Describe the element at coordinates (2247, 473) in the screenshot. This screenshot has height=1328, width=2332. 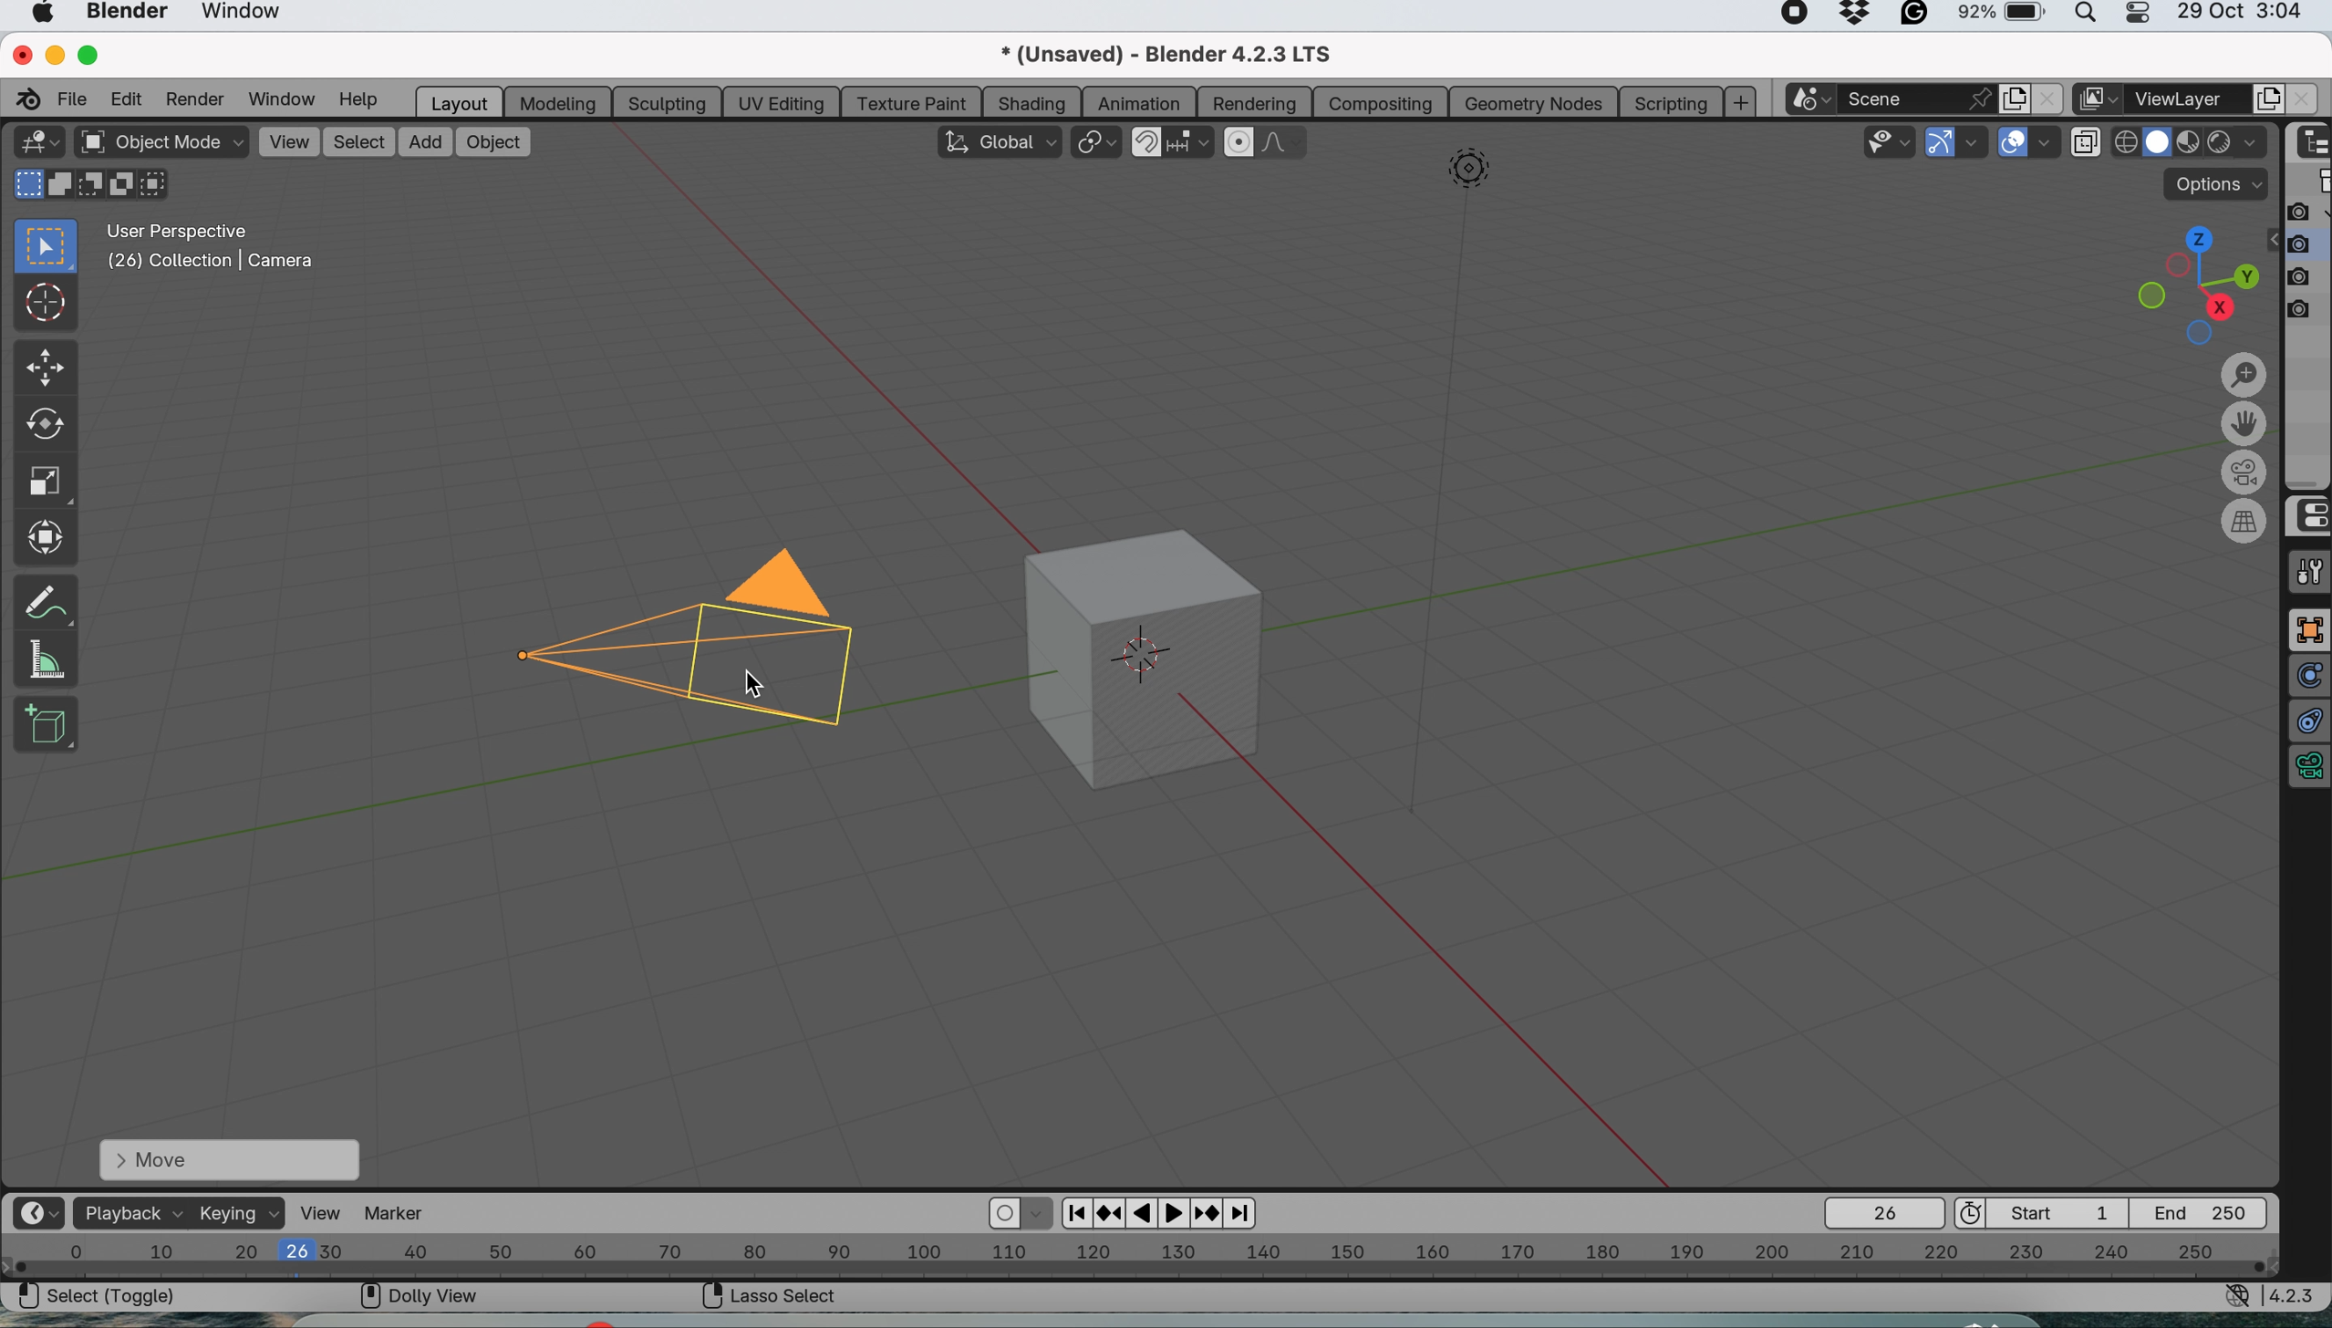
I see `toggle the camera view` at that location.